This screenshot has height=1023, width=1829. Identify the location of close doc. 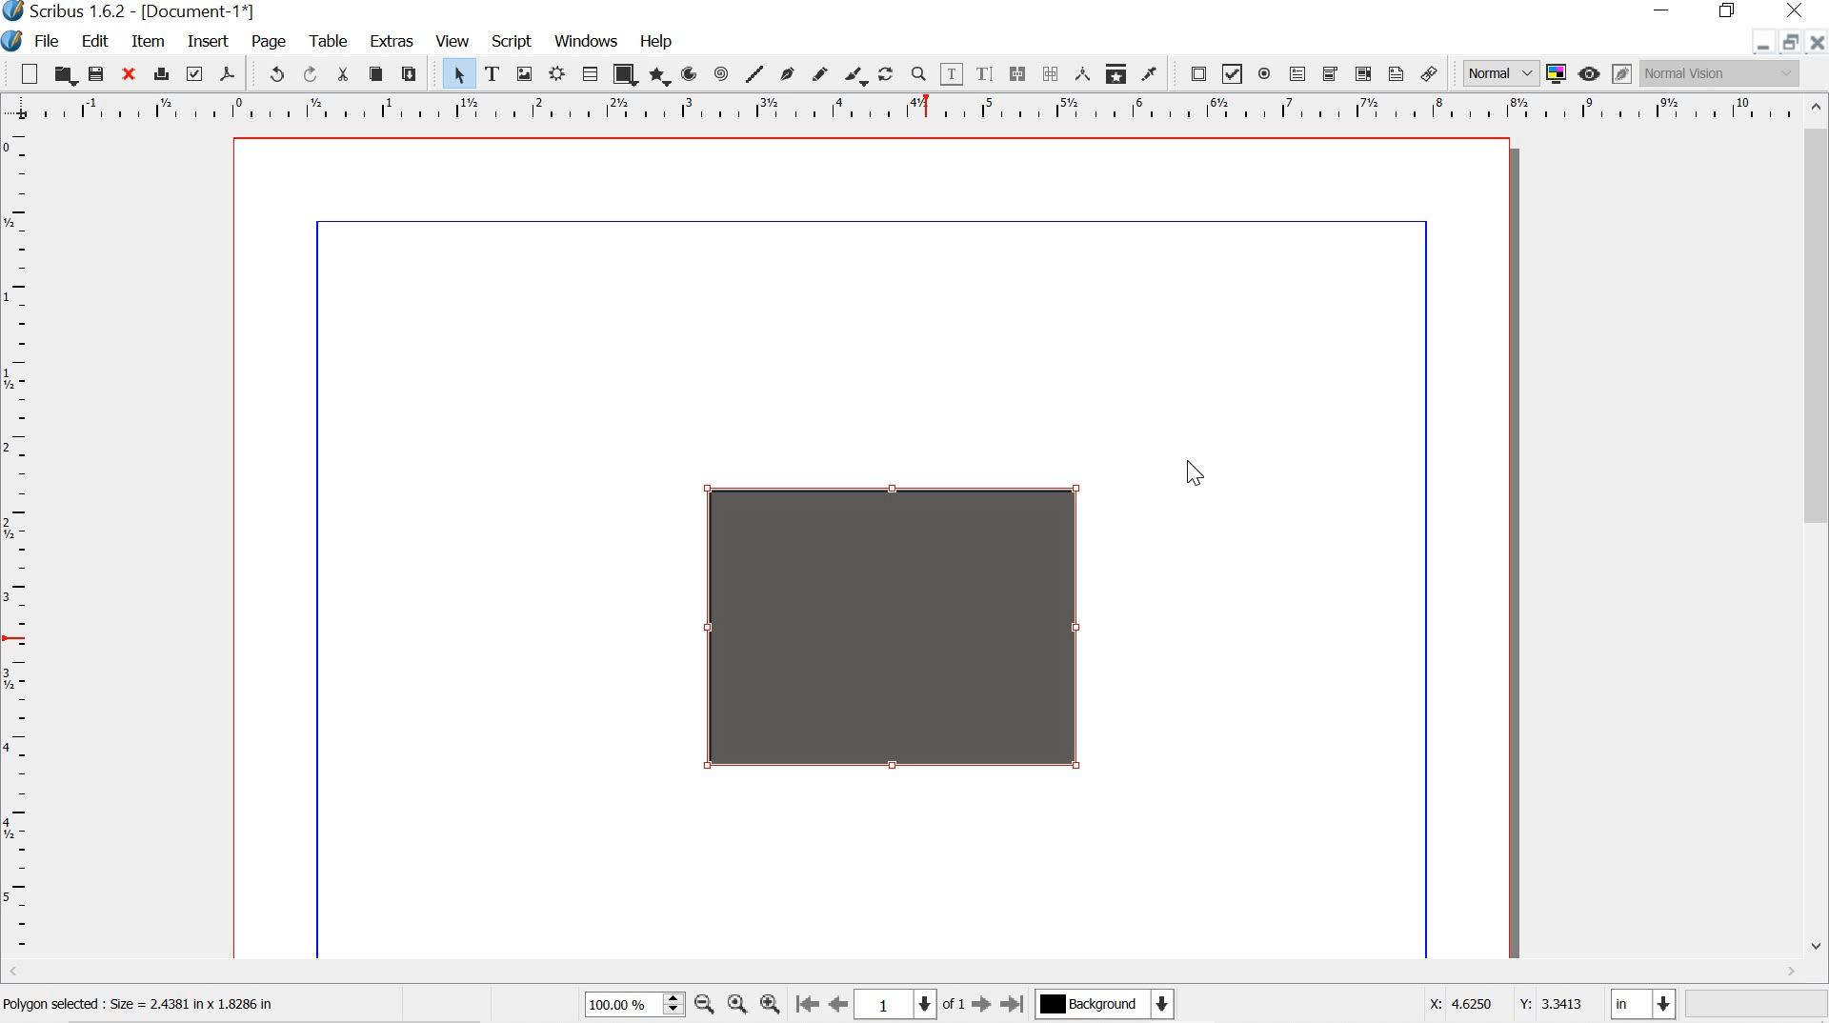
(1818, 41).